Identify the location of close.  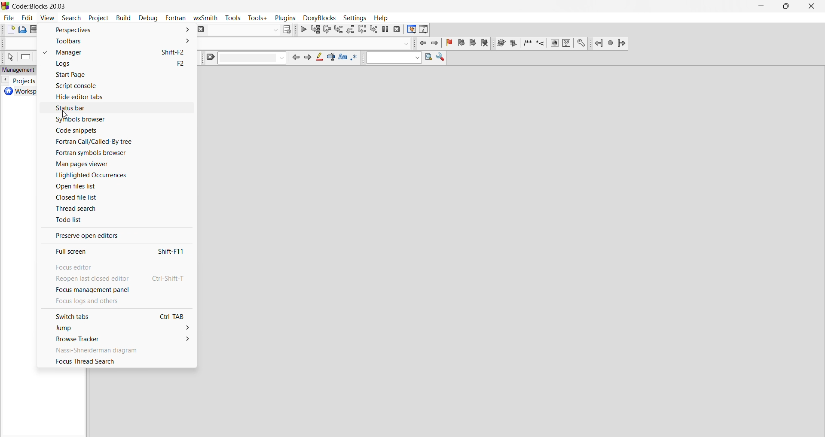
(813, 6).